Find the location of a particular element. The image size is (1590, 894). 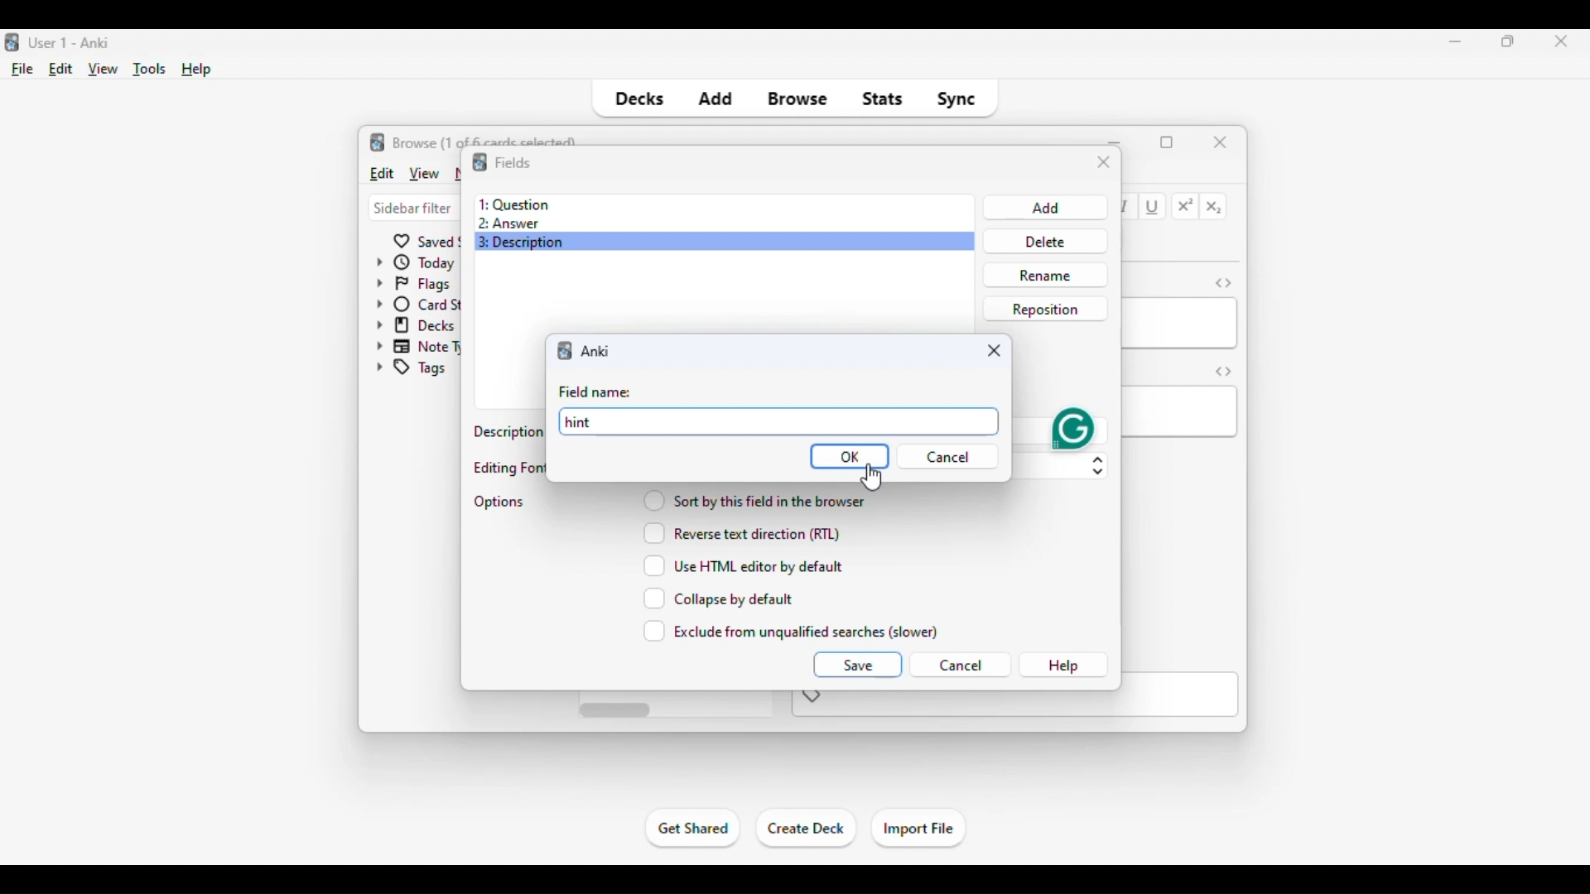

view is located at coordinates (104, 70).